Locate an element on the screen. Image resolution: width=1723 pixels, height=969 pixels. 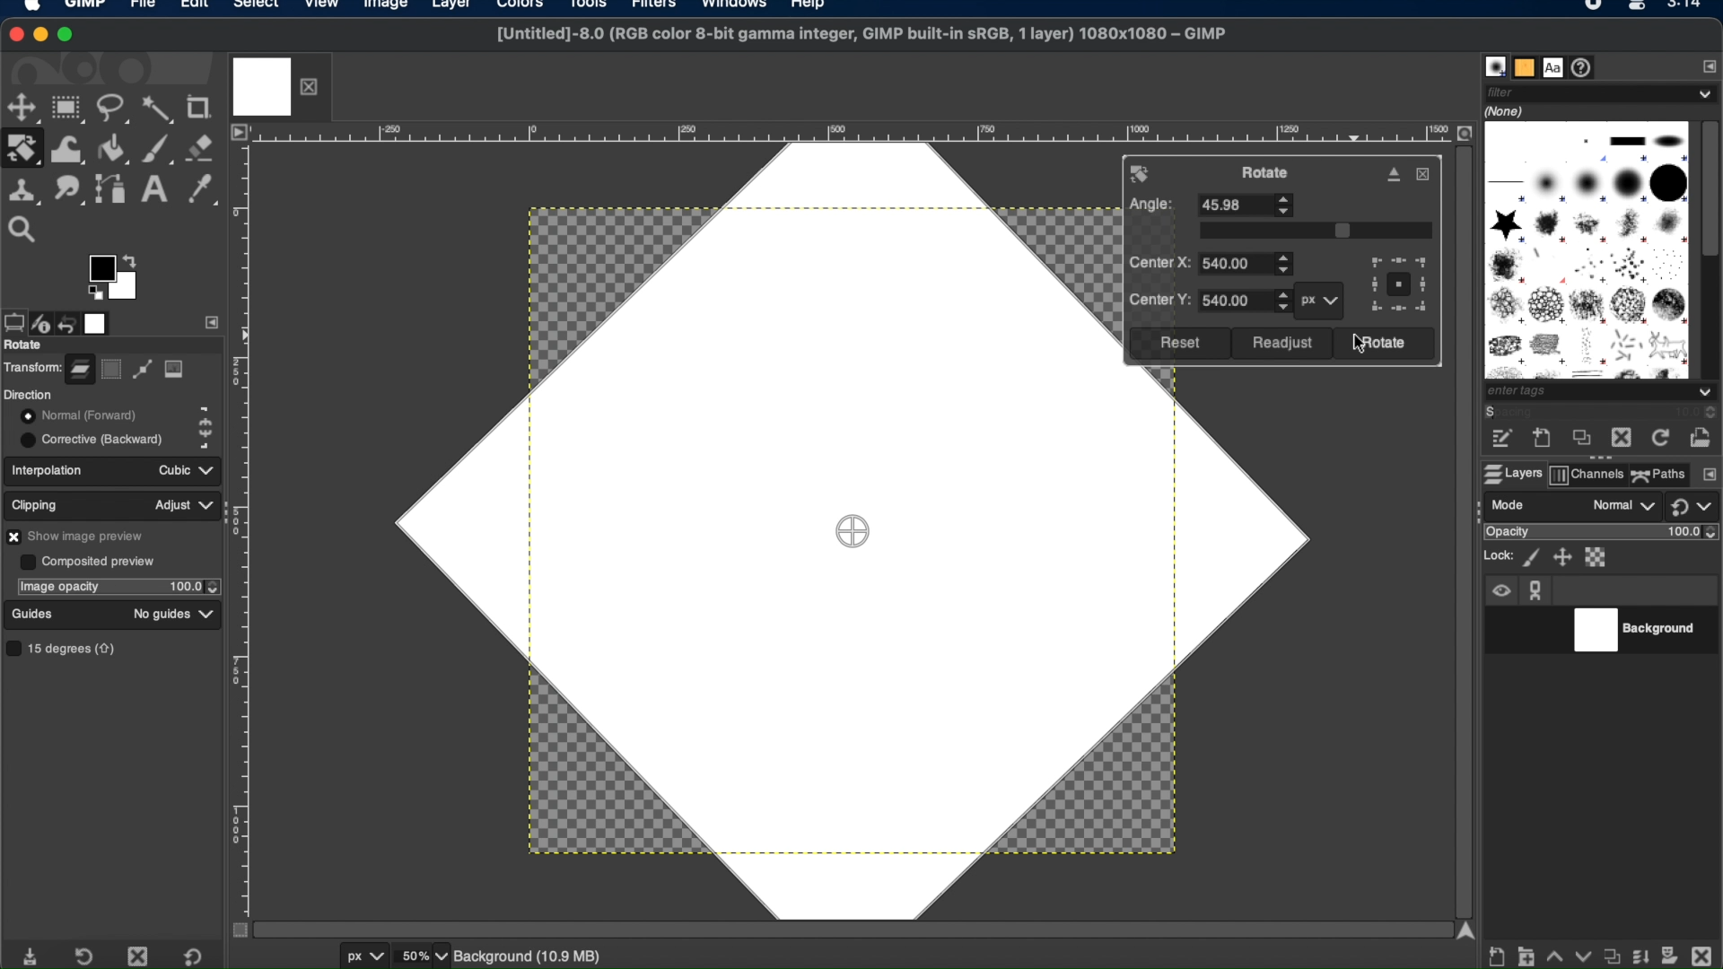
filters is located at coordinates (659, 9).